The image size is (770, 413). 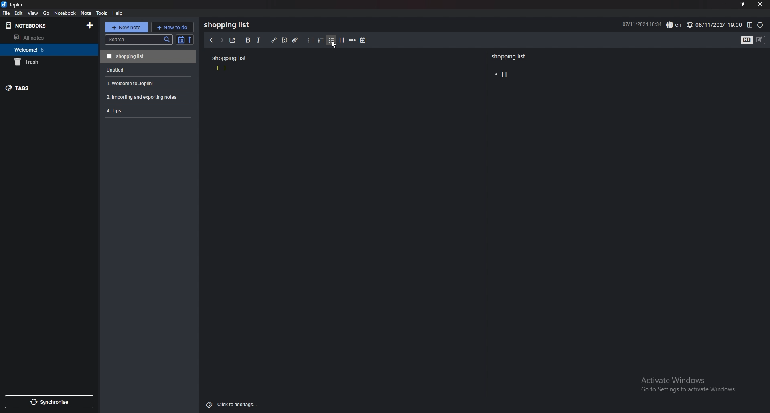 What do you see at coordinates (274, 40) in the screenshot?
I see `hyperlink` at bounding box center [274, 40].